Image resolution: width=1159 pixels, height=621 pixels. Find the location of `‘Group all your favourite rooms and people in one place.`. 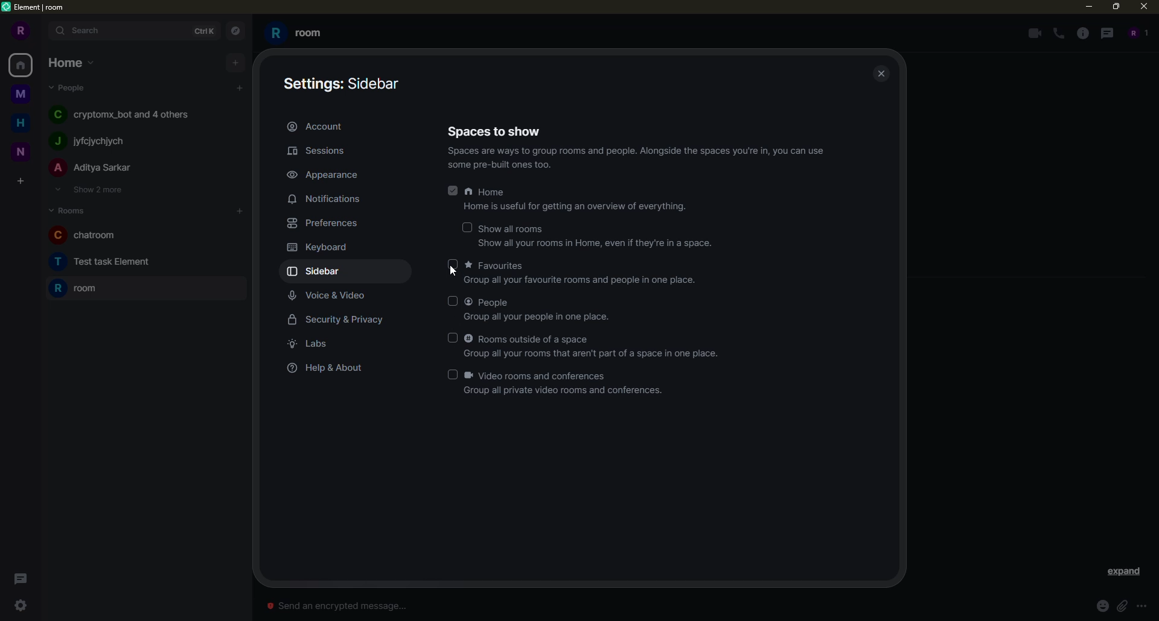

‘Group all your favourite rooms and people in one place. is located at coordinates (572, 283).